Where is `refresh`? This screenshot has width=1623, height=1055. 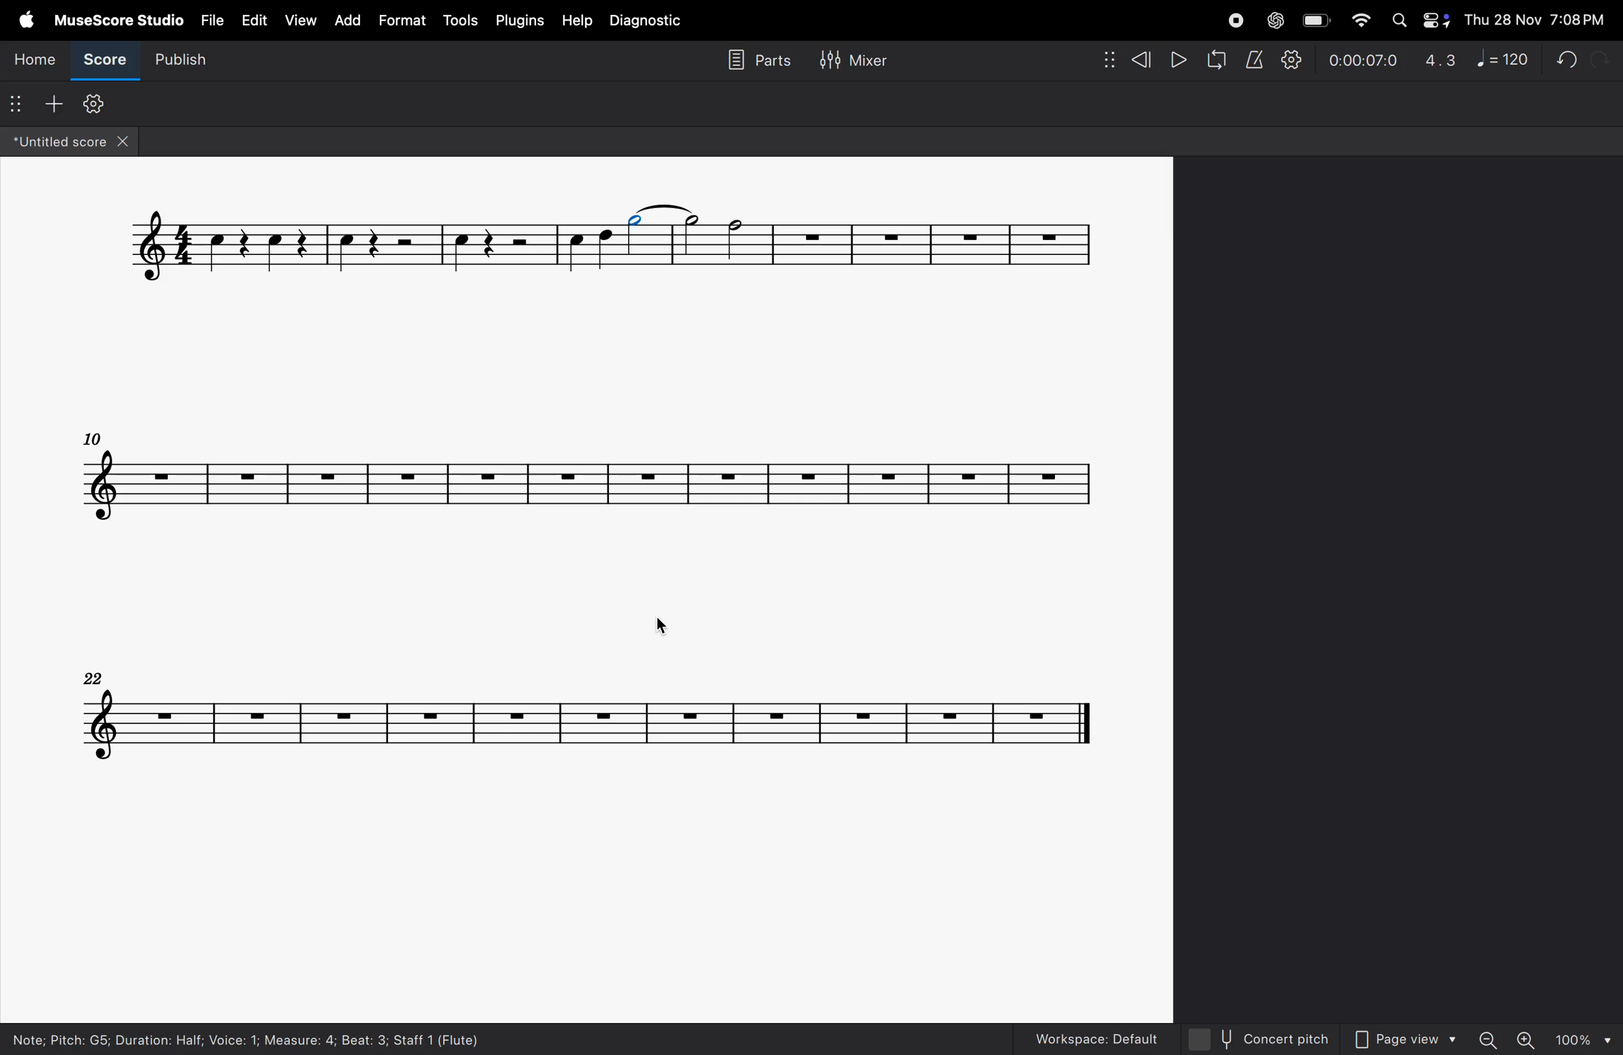 refresh is located at coordinates (1219, 61).